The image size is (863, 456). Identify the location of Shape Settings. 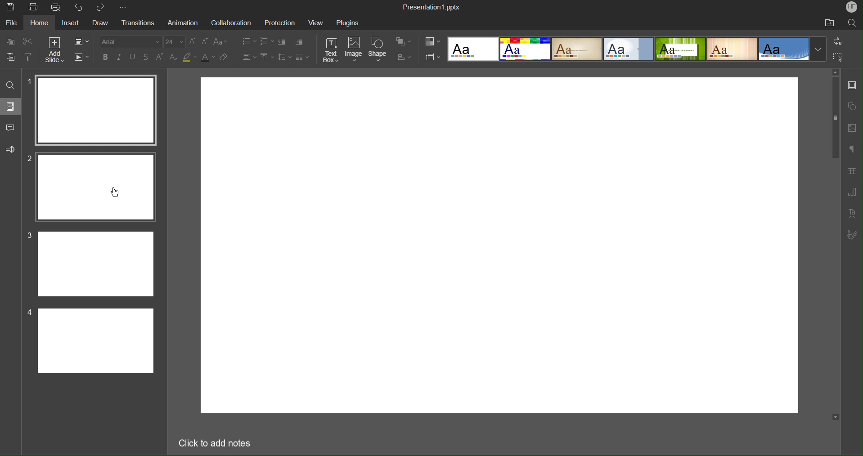
(852, 106).